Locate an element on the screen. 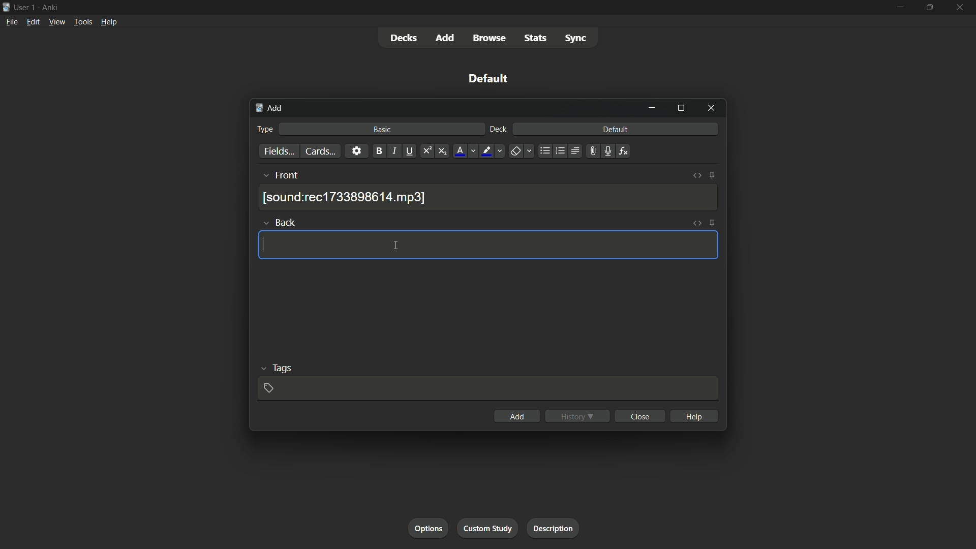 The image size is (976, 549). close window is located at coordinates (710, 109).